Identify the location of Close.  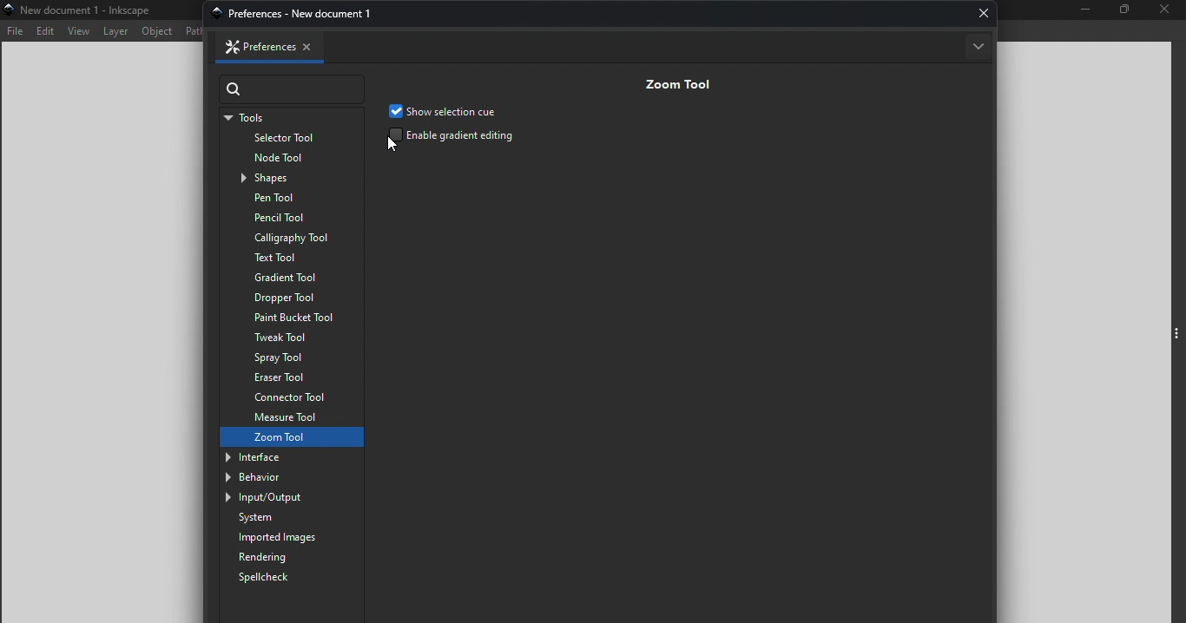
(1169, 10).